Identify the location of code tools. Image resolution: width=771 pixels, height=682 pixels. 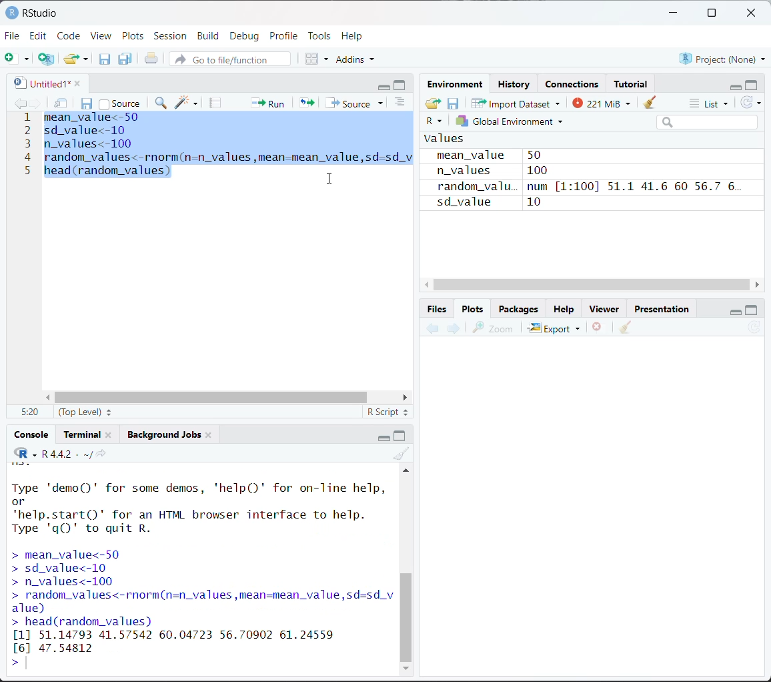
(187, 102).